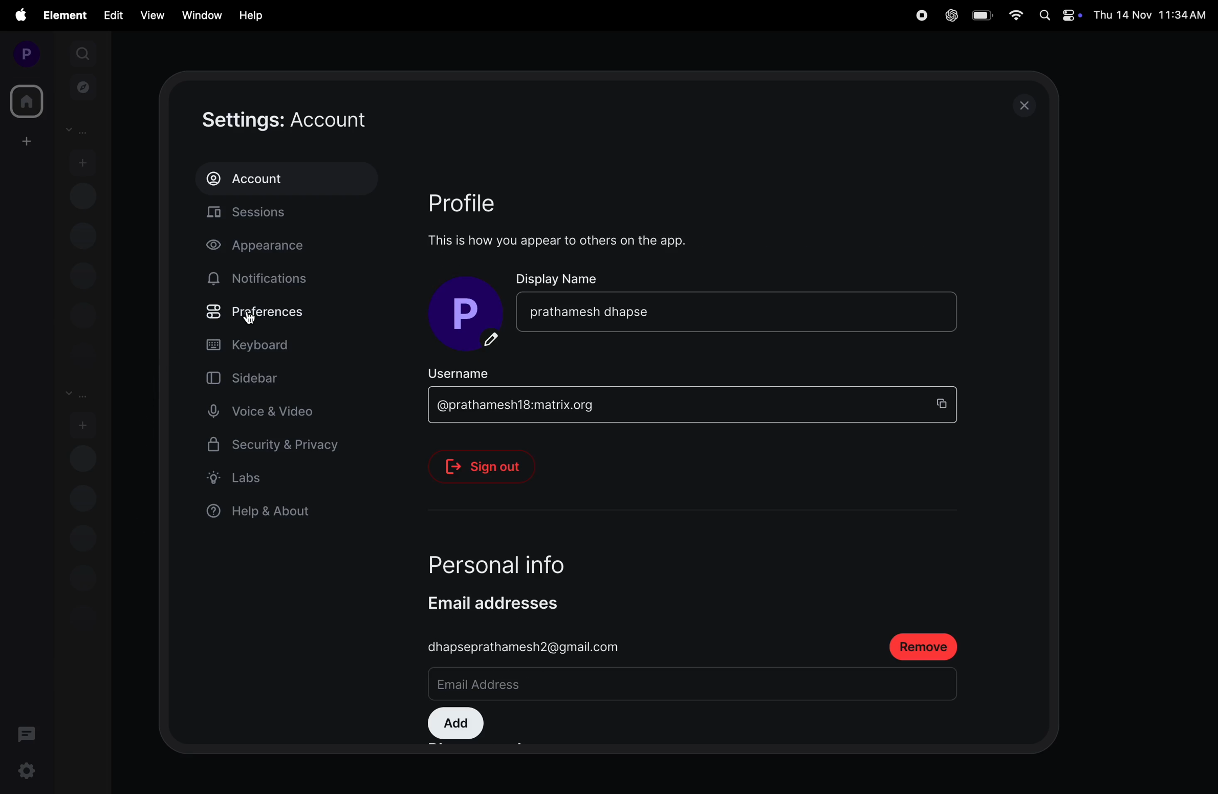 The width and height of the screenshot is (1218, 794). Describe the element at coordinates (469, 317) in the screenshot. I see `display picture` at that location.